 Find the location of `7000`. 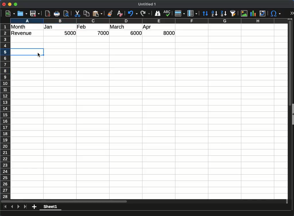

7000 is located at coordinates (103, 33).